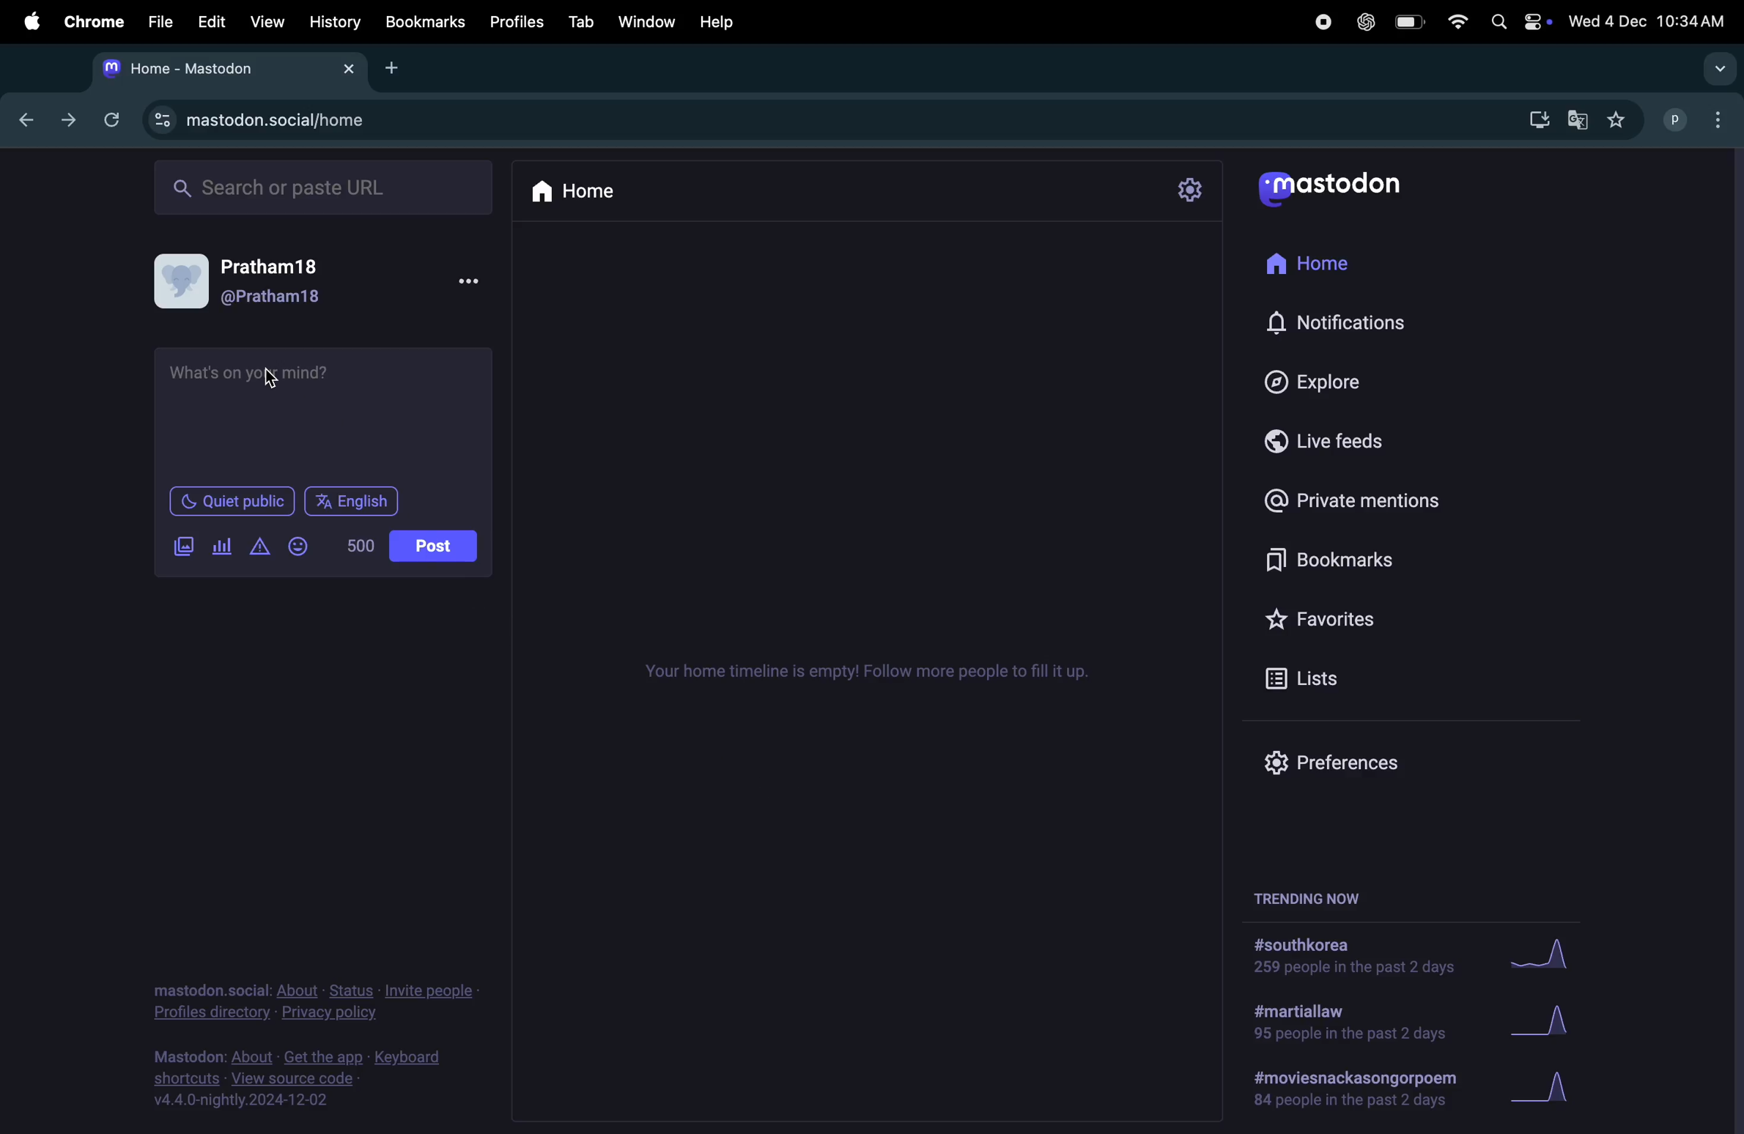 The image size is (1744, 1134). I want to click on poll, so click(223, 547).